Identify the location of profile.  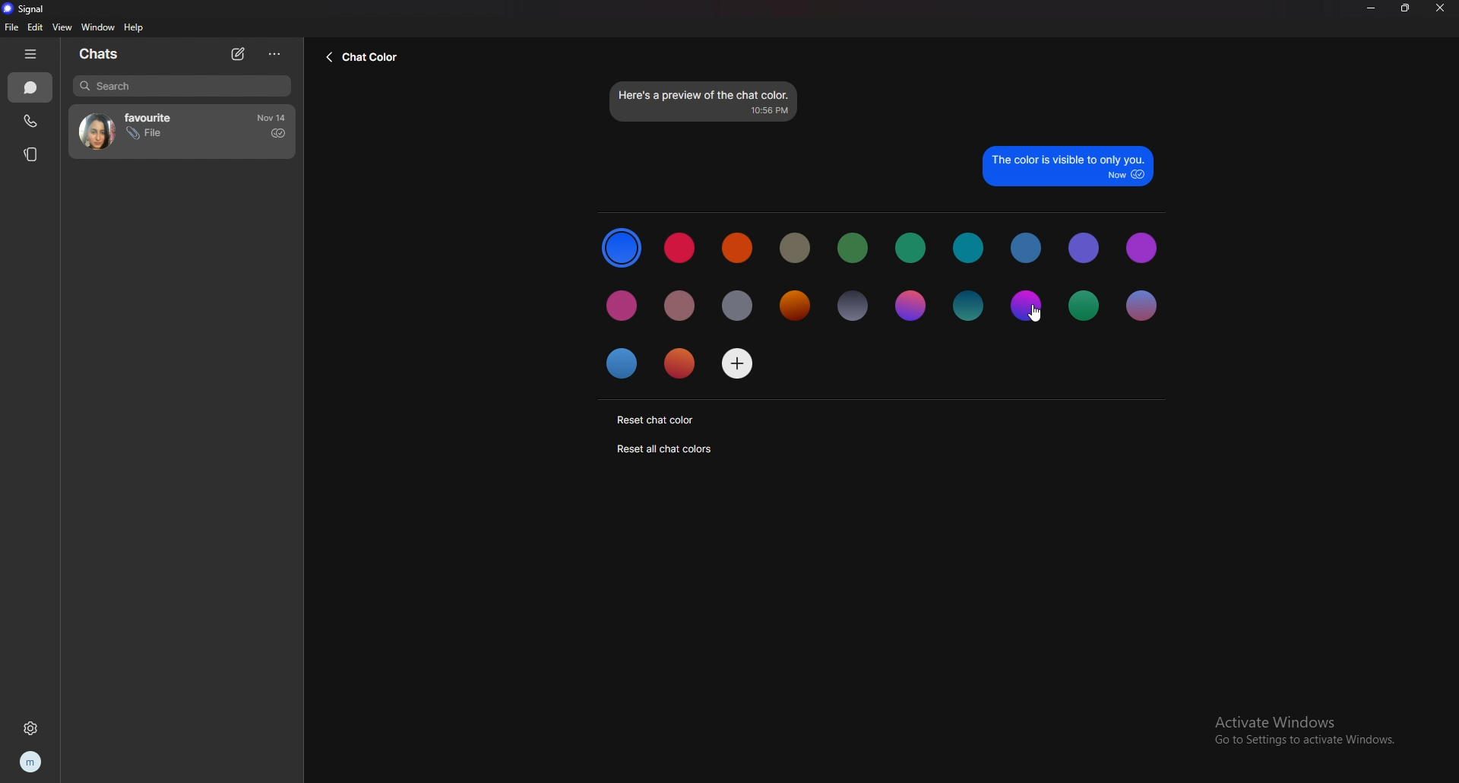
(32, 760).